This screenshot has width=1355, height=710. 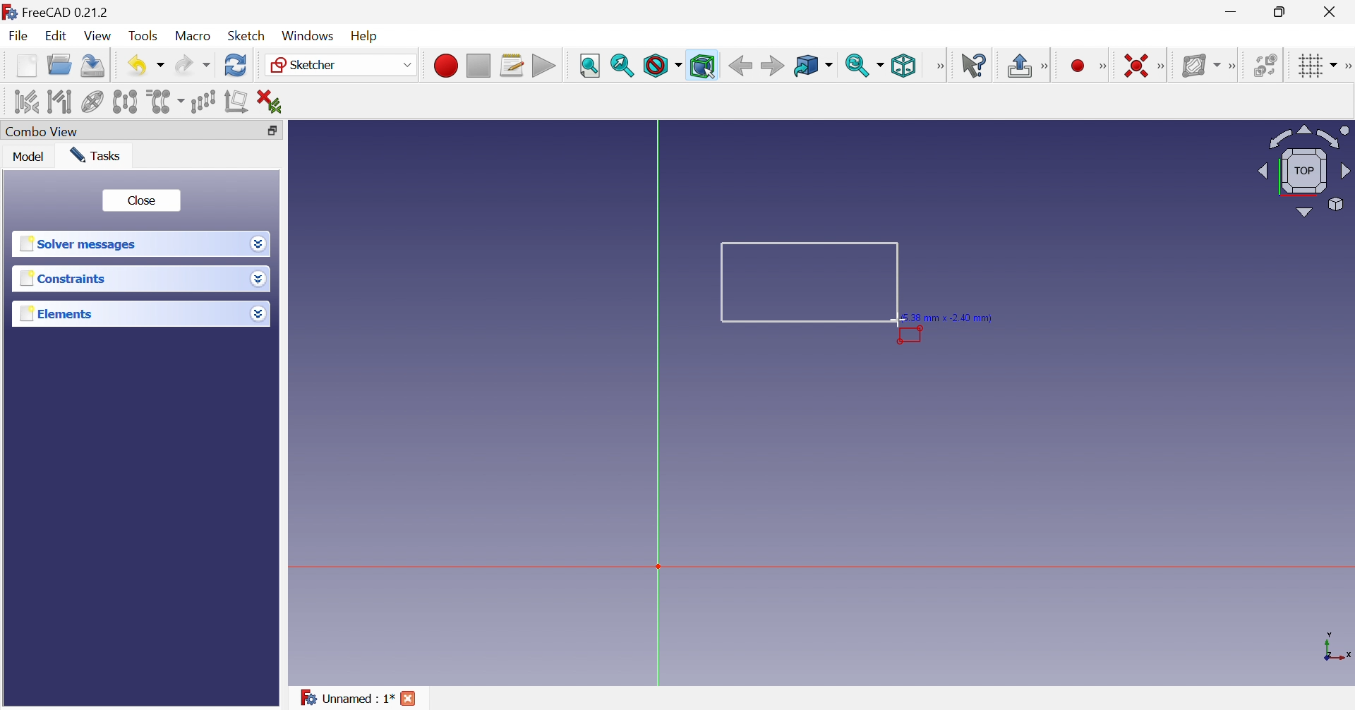 I want to click on Constrain coincident, so click(x=1136, y=65).